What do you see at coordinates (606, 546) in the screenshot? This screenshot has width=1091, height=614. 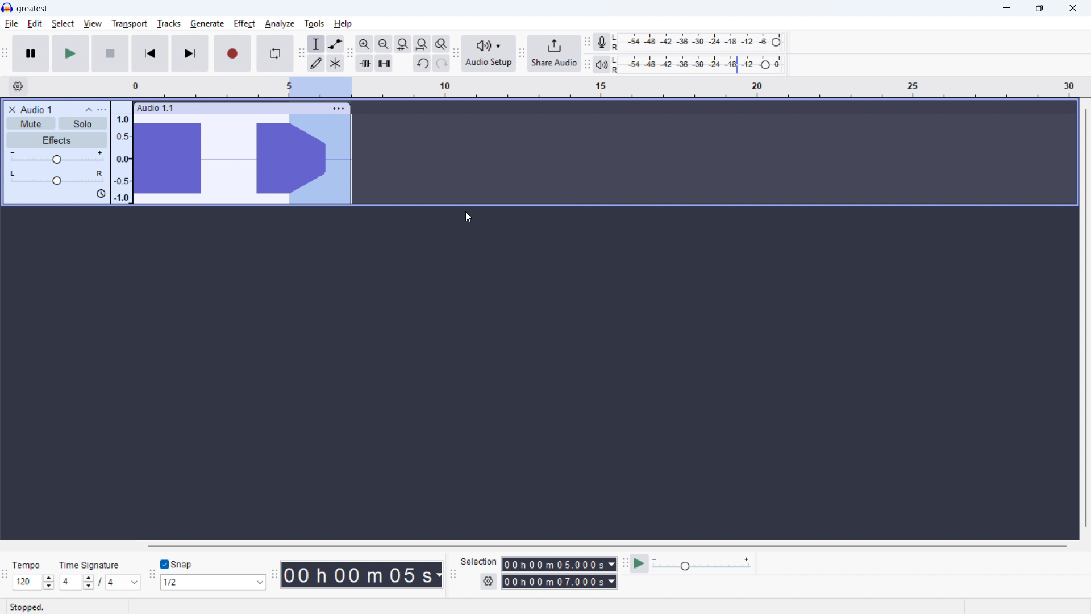 I see `Horizontal scroll bar ` at bounding box center [606, 546].